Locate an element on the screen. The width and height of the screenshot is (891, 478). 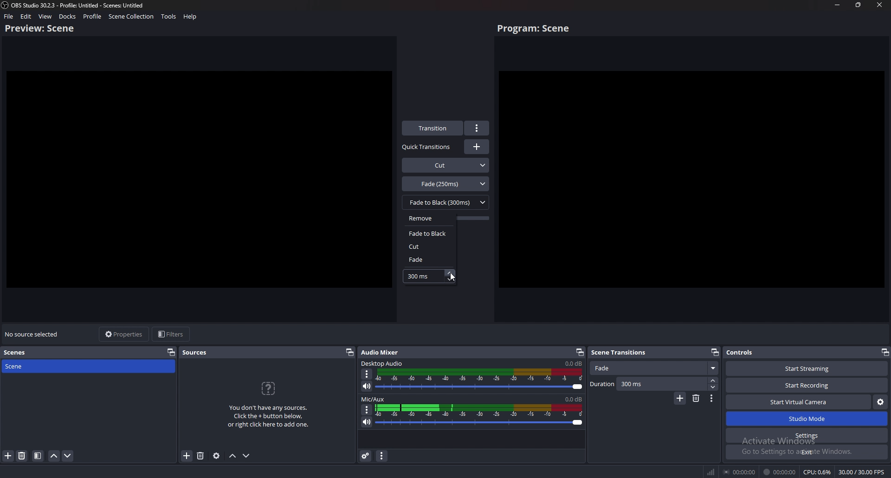
Pop out is located at coordinates (715, 352).